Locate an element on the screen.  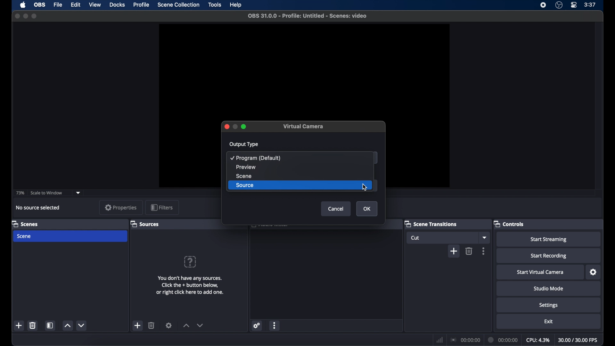
studio mode is located at coordinates (549, 289).